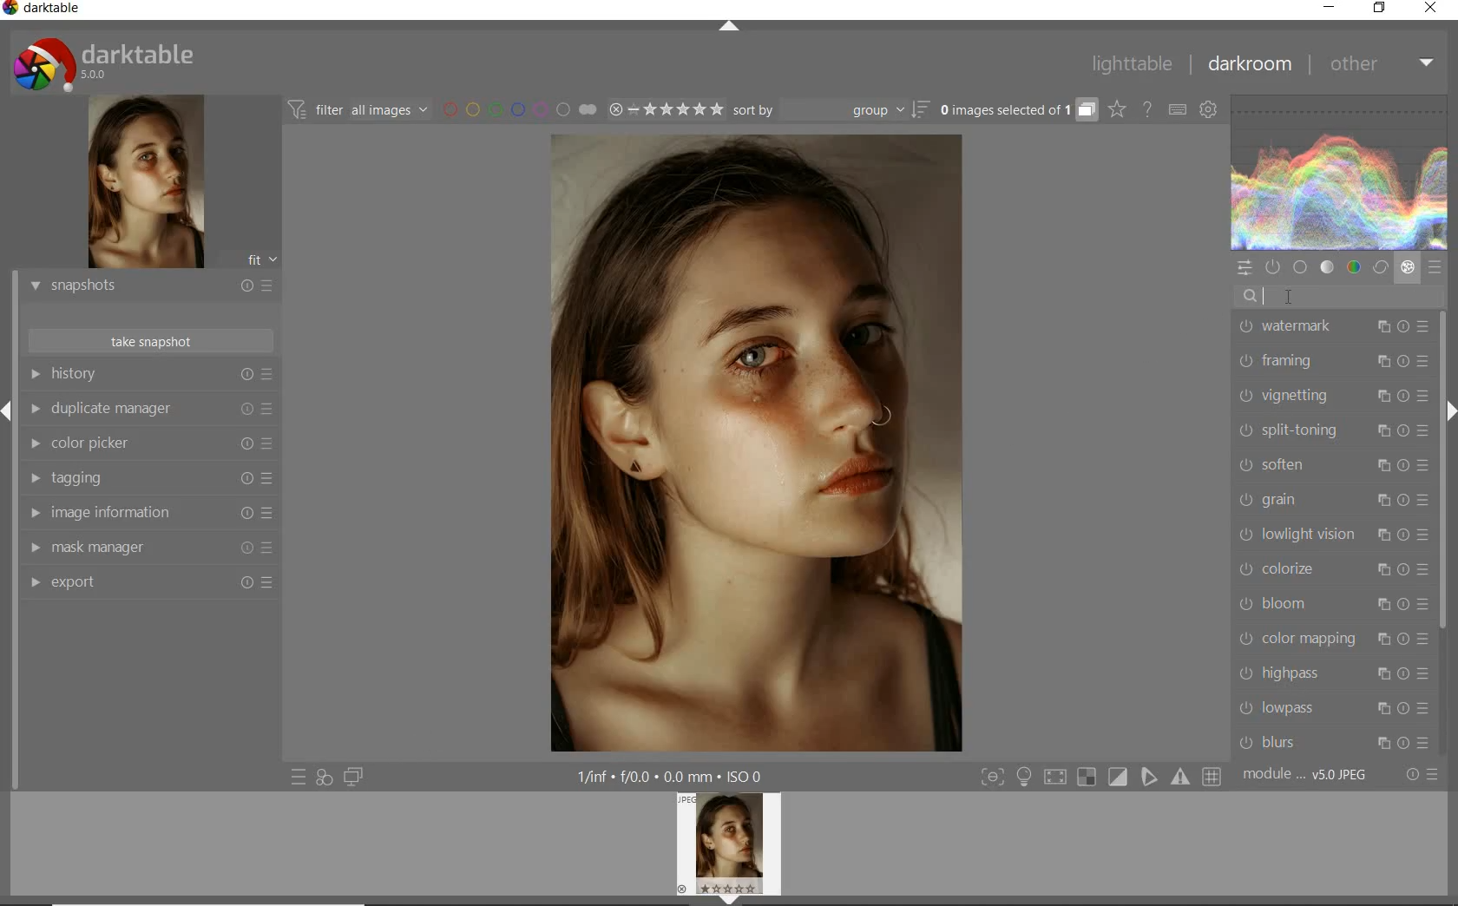 The height and width of the screenshot is (906, 1458). What do you see at coordinates (1434, 267) in the screenshot?
I see `presets` at bounding box center [1434, 267].